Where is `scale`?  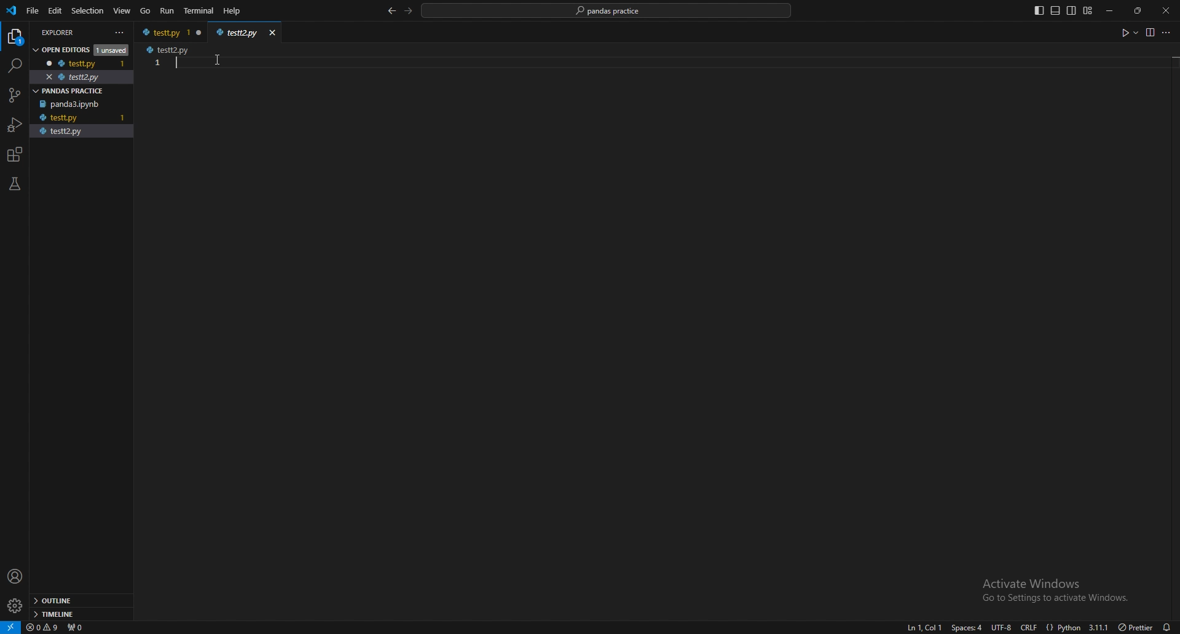
scale is located at coordinates (157, 74).